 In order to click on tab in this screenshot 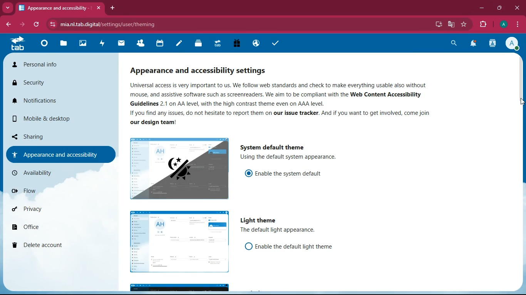, I will do `click(53, 8)`.